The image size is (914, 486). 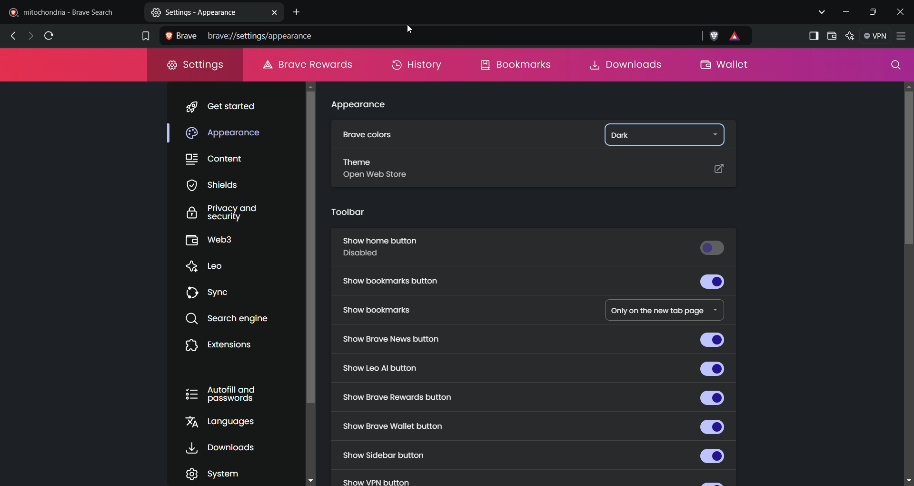 I want to click on show sidebar button, so click(x=531, y=456).